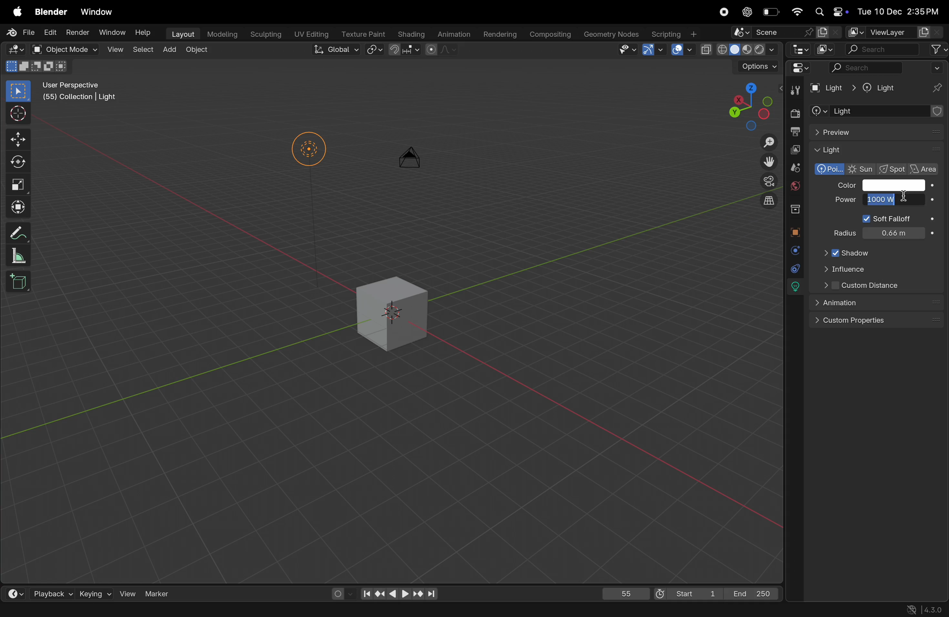  Describe the element at coordinates (862, 170) in the screenshot. I see `Sun` at that location.